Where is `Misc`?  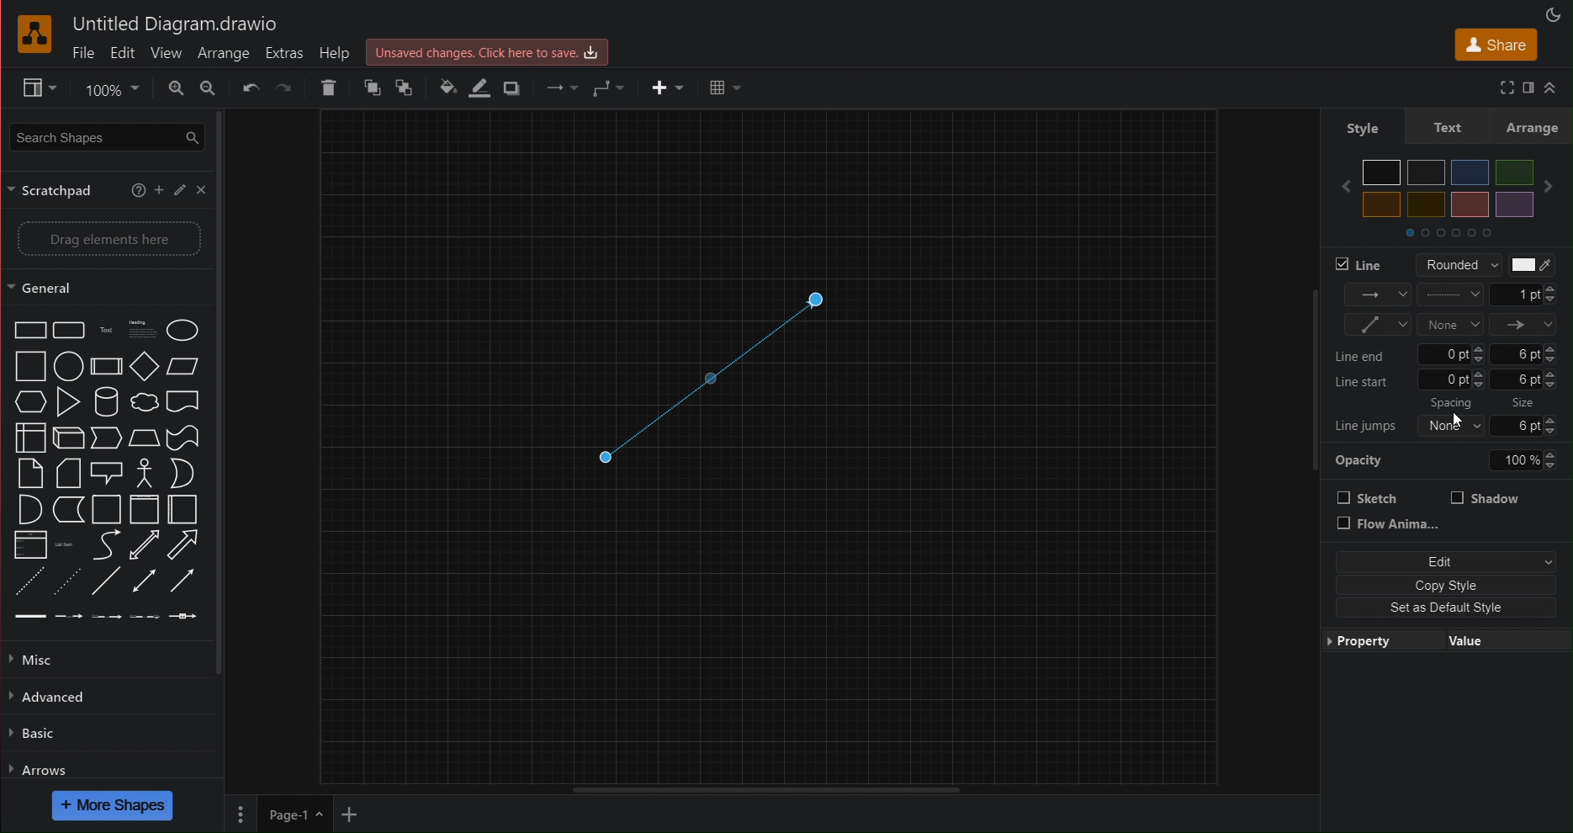
Misc is located at coordinates (39, 659).